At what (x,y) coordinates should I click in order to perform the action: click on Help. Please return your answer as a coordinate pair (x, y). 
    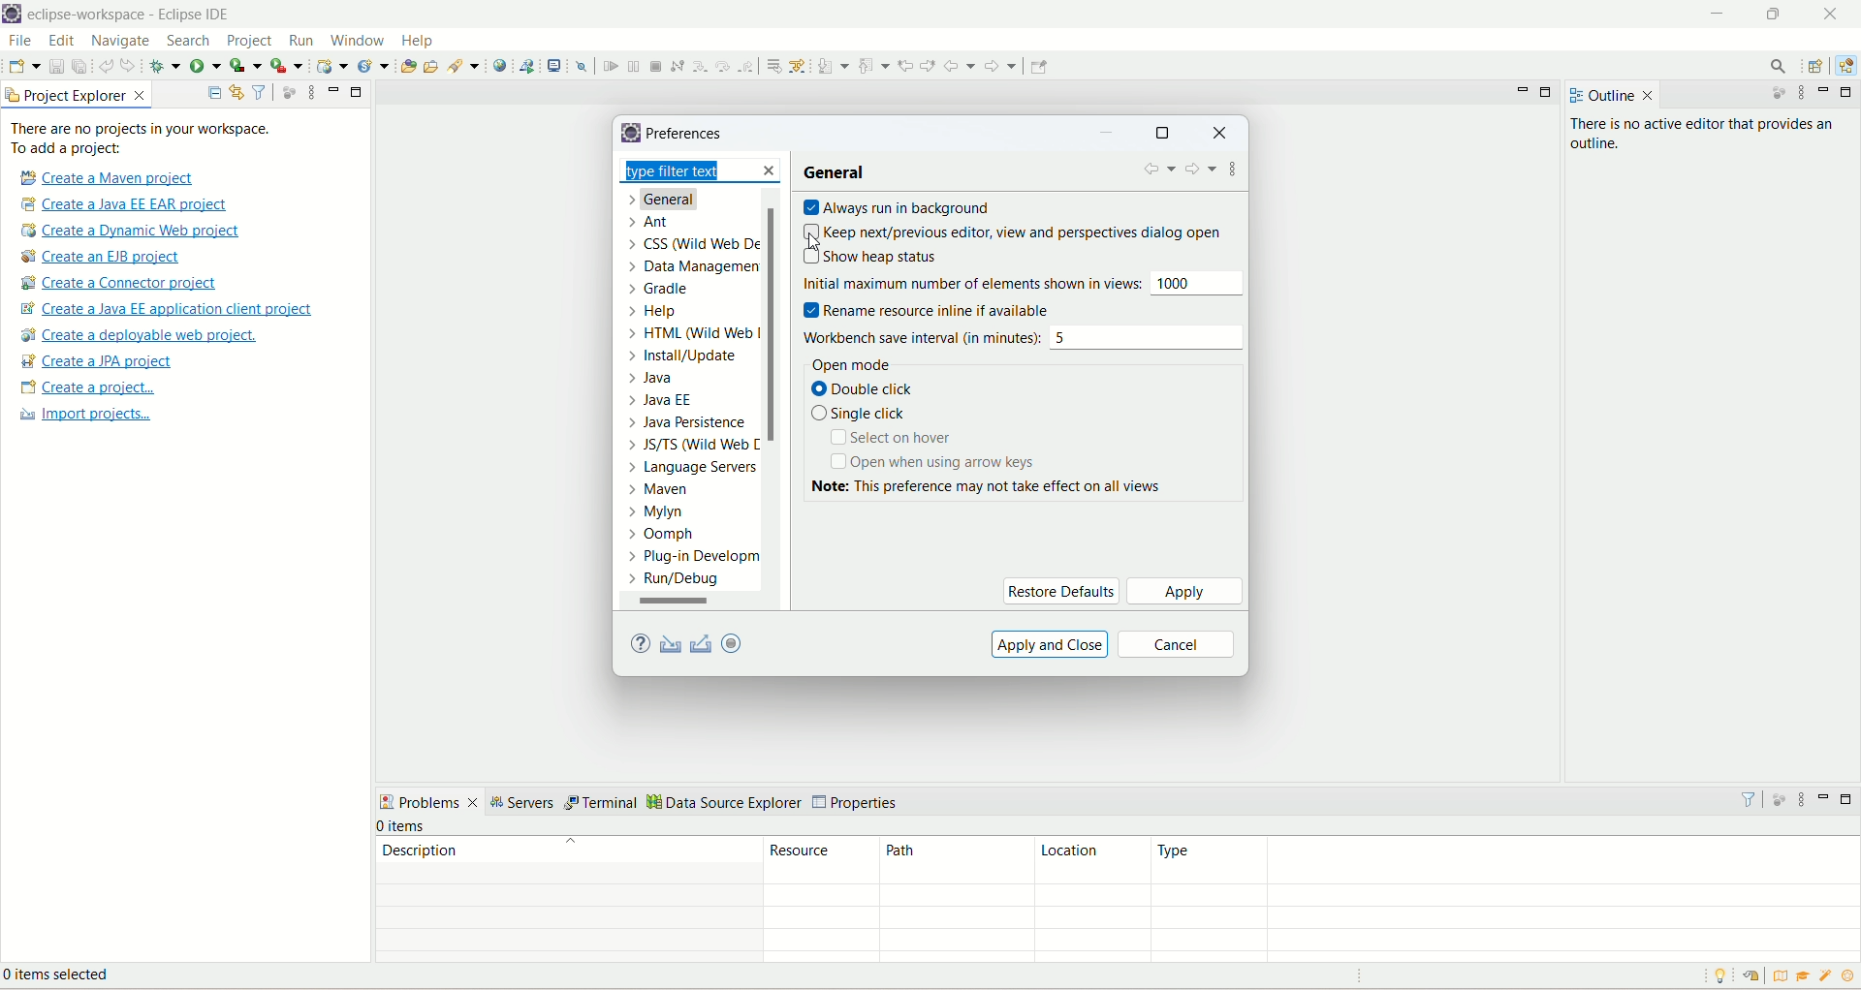
    Looking at the image, I should click on (656, 315).